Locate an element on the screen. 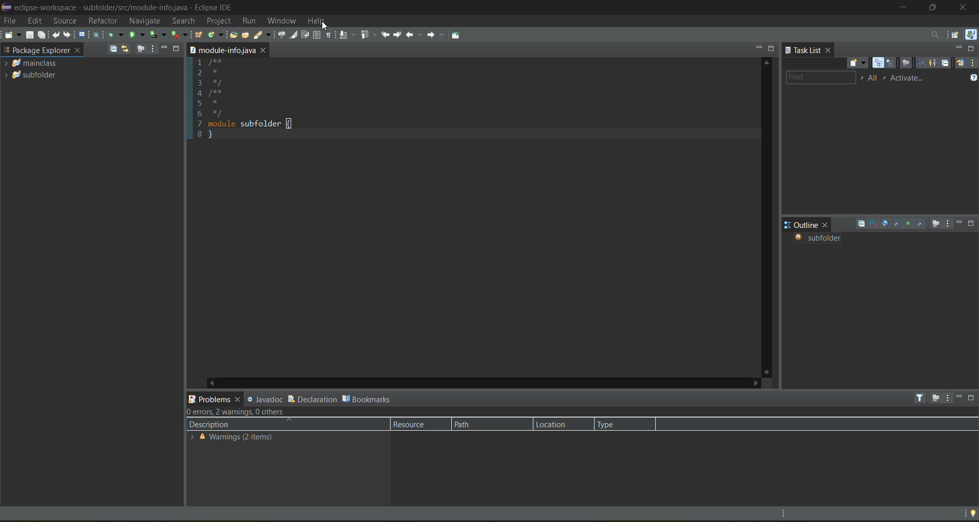  minimize is located at coordinates (164, 49).